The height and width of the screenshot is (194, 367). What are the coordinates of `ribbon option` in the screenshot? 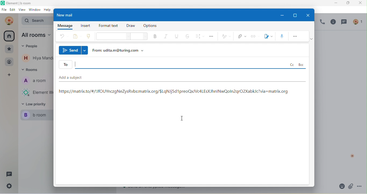 It's located at (312, 41).